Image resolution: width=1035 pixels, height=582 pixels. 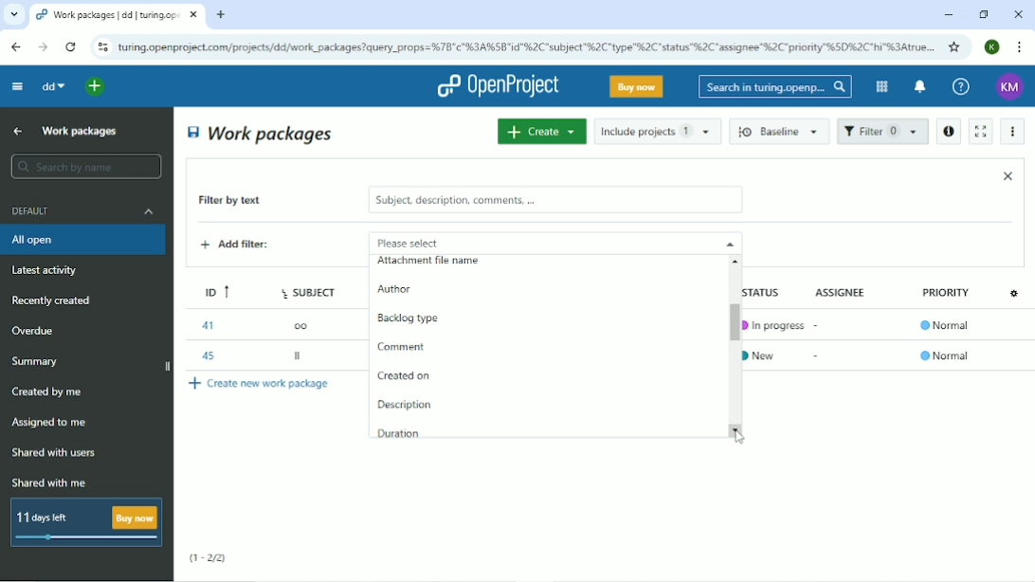 I want to click on New, so click(x=766, y=354).